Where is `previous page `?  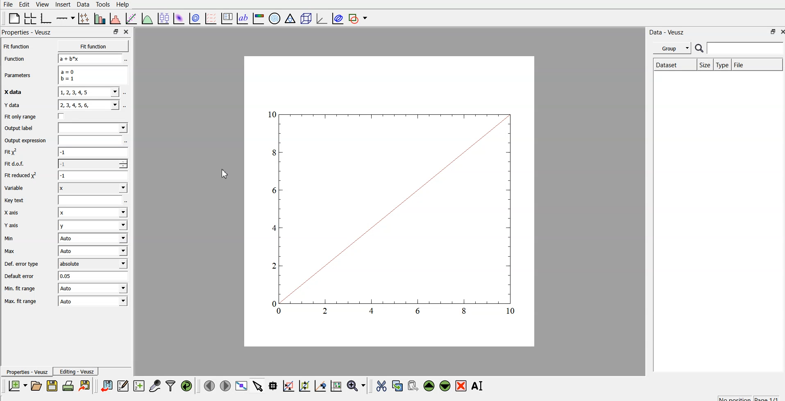
previous page  is located at coordinates (209, 386).